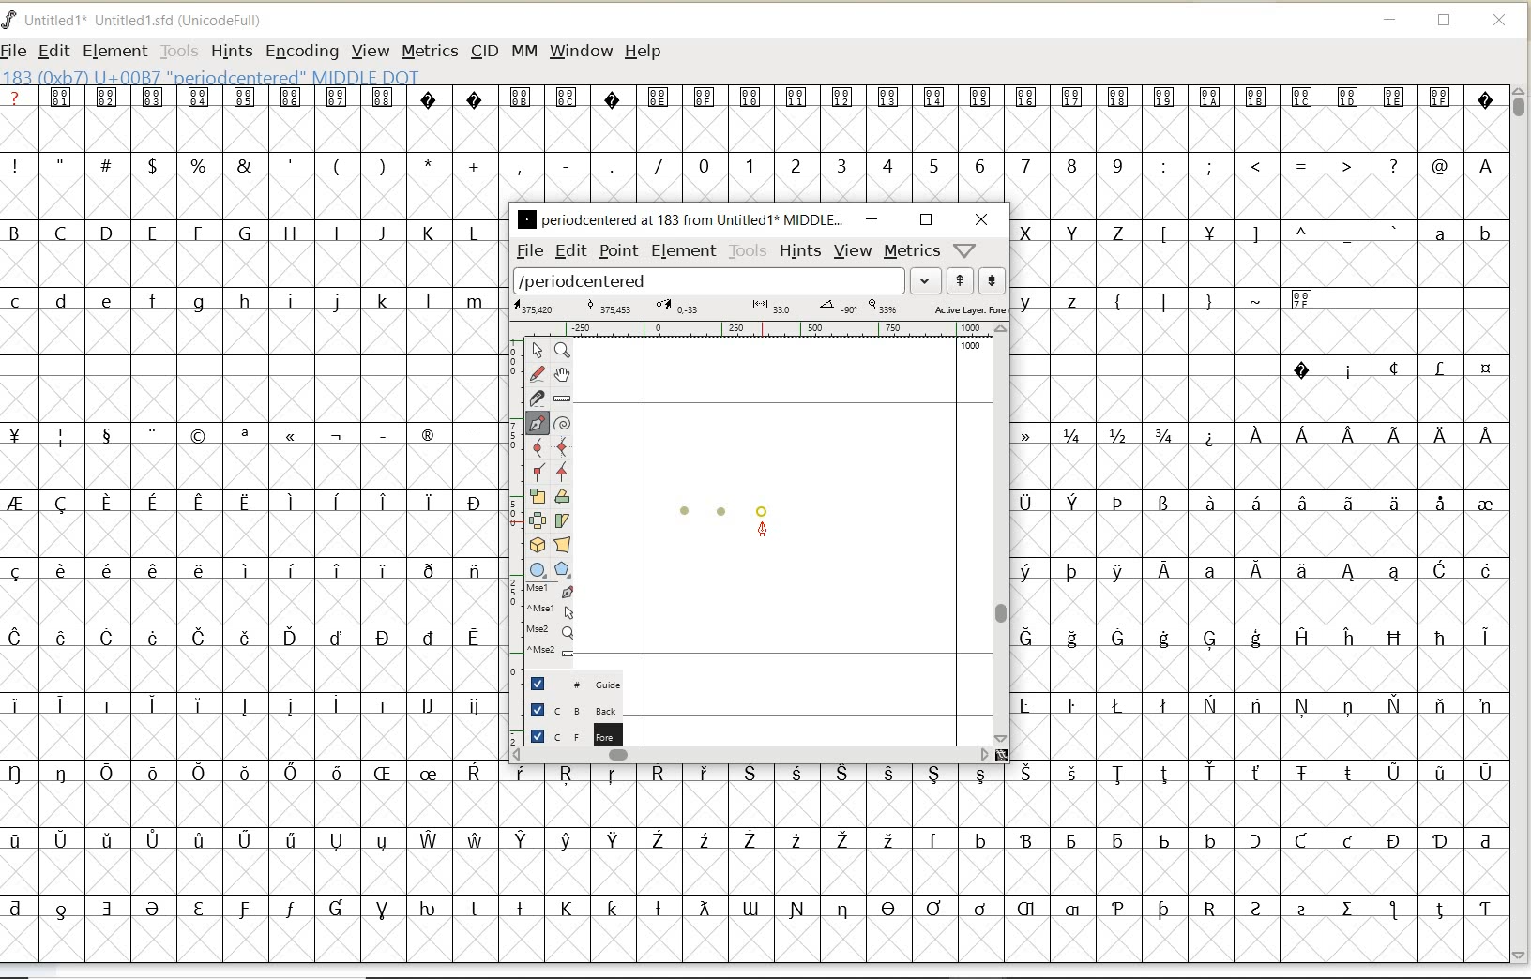 This screenshot has height=979, width=1531. What do you see at coordinates (758, 309) in the screenshot?
I see `active layer` at bounding box center [758, 309].